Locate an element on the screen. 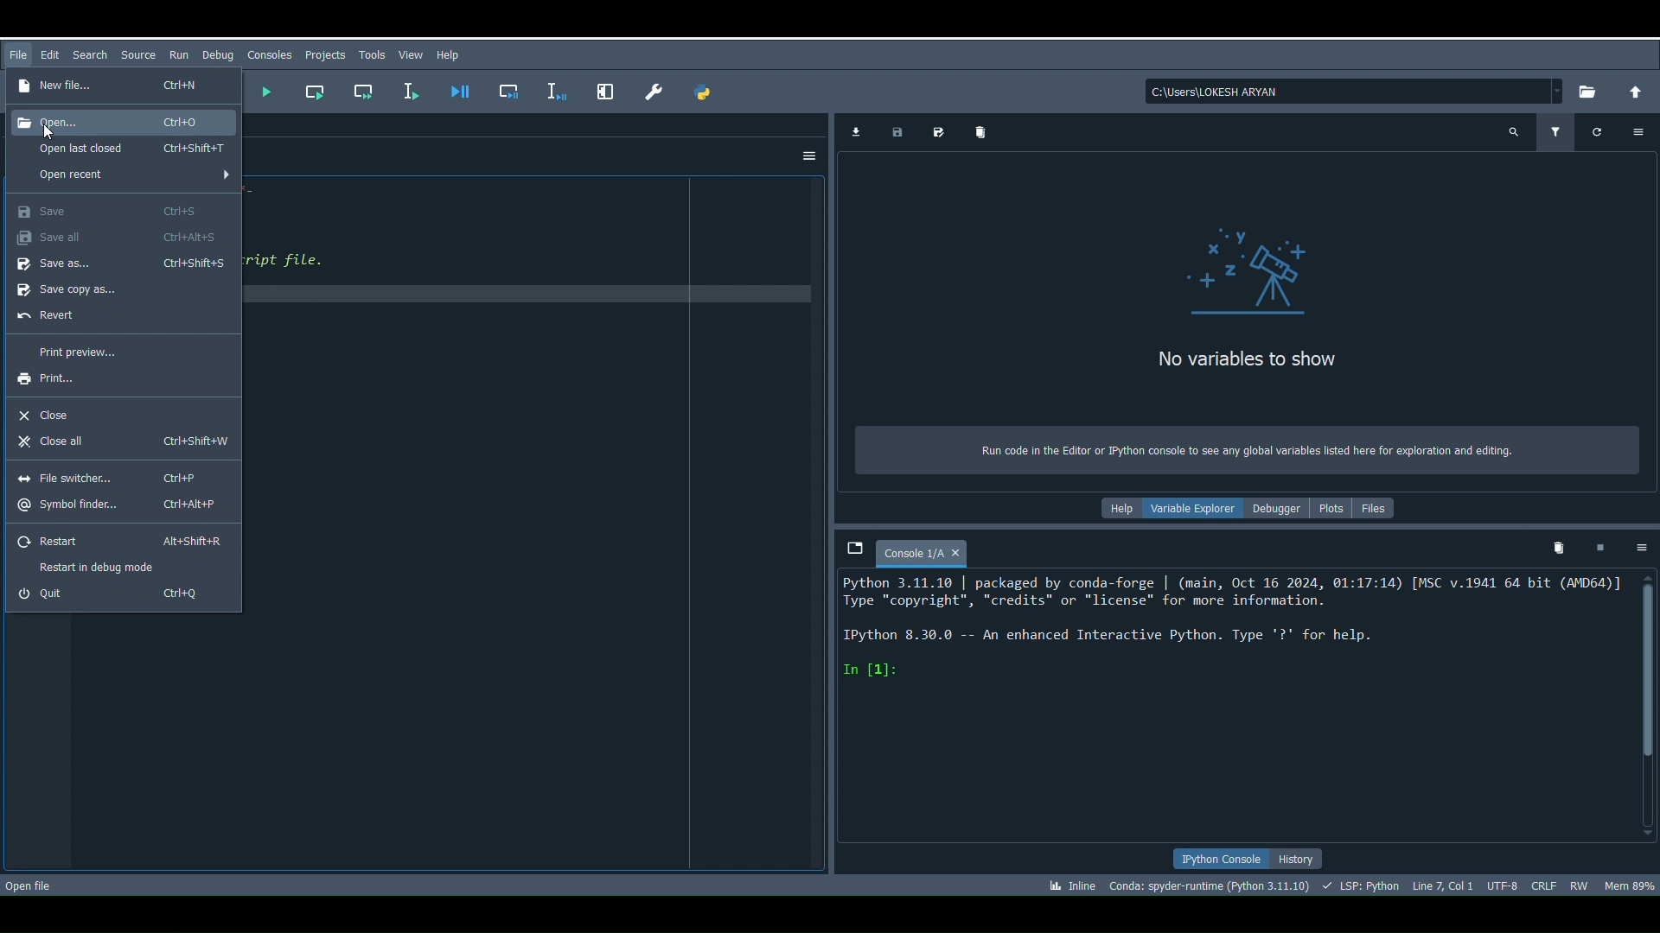  Variable explorer is located at coordinates (1186, 507).